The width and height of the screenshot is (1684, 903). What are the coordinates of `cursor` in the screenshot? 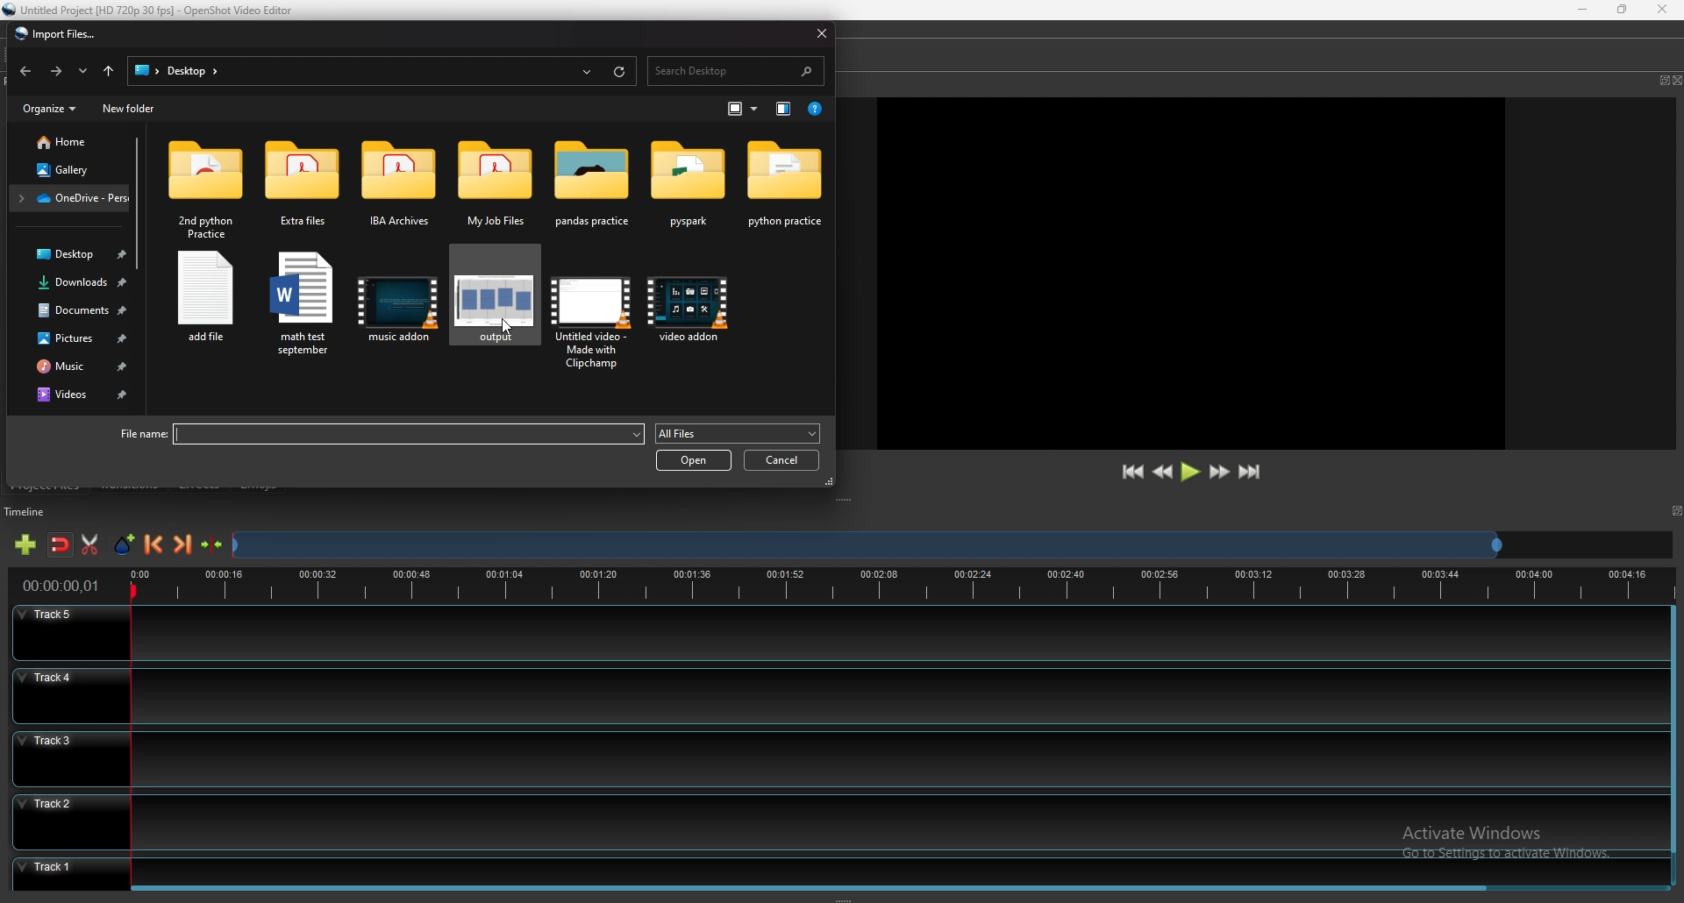 It's located at (510, 324).